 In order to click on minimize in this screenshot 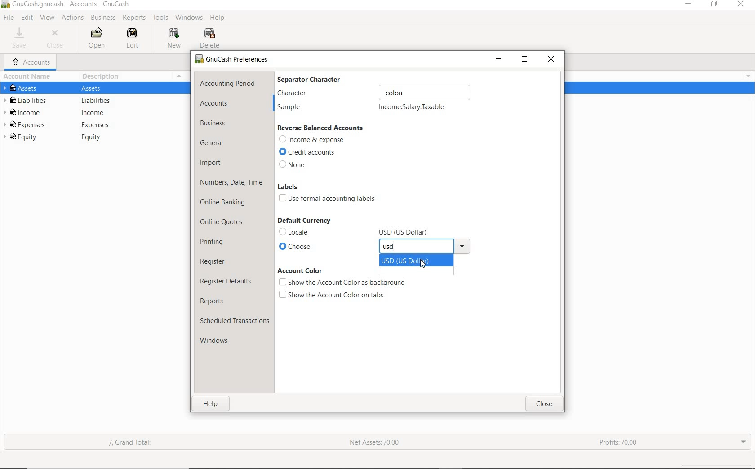, I will do `click(687, 4)`.